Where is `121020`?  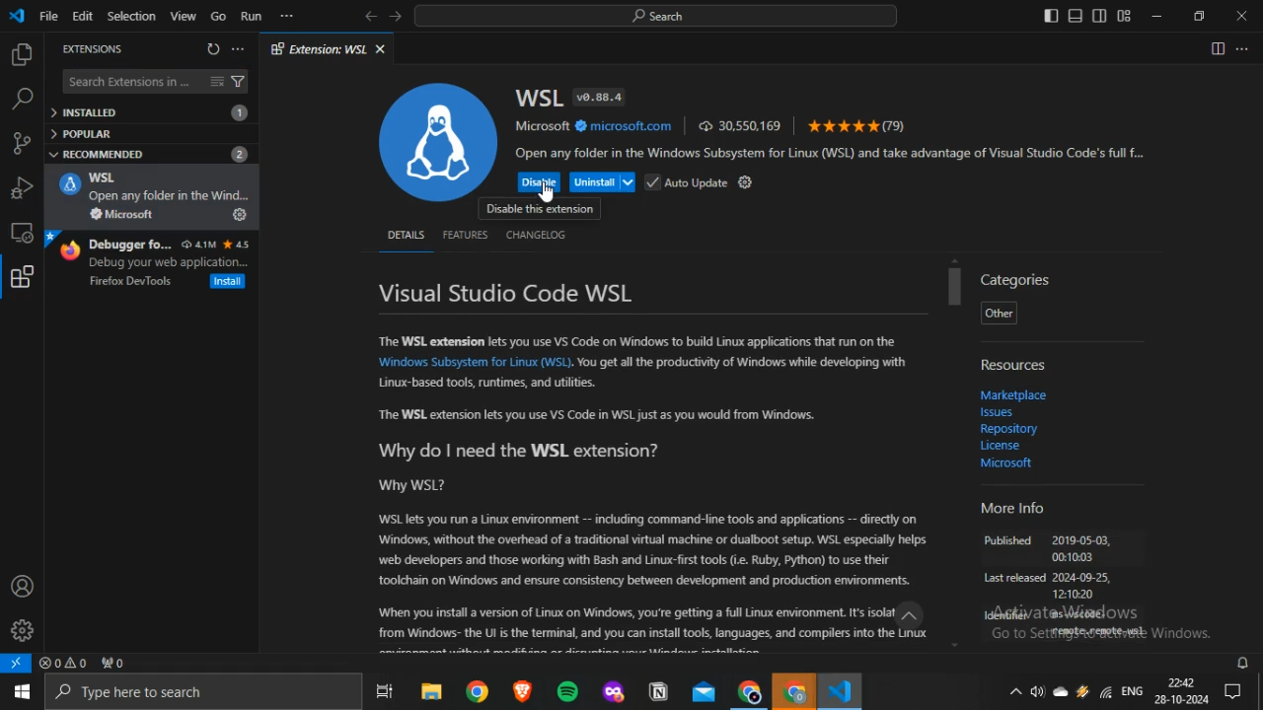
121020 is located at coordinates (1074, 596).